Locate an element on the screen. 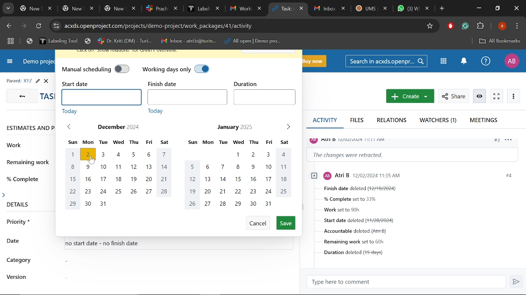 This screenshot has height=295, width=526. Activate zen mode is located at coordinates (496, 96).